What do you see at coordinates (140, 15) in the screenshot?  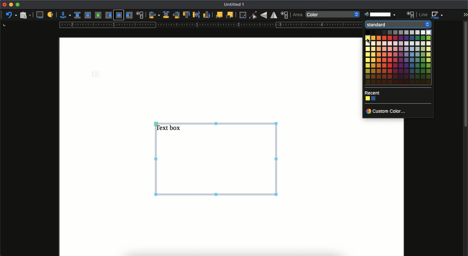 I see `text wrap` at bounding box center [140, 15].